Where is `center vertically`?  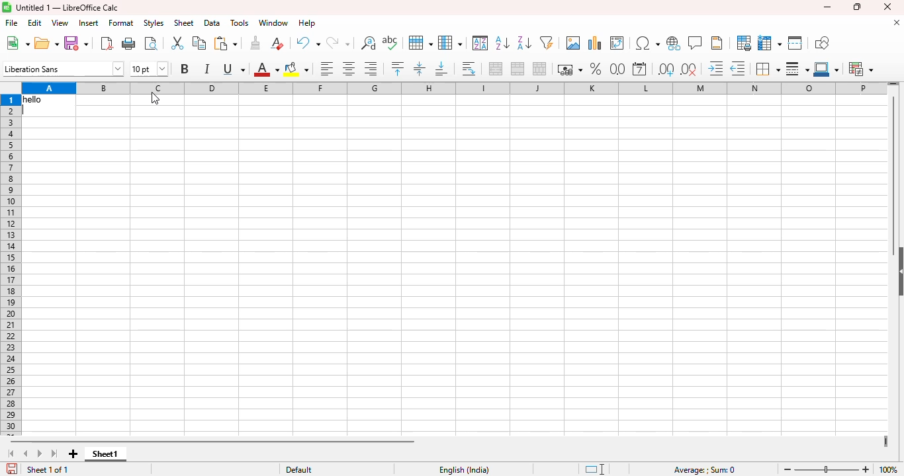
center vertically is located at coordinates (419, 69).